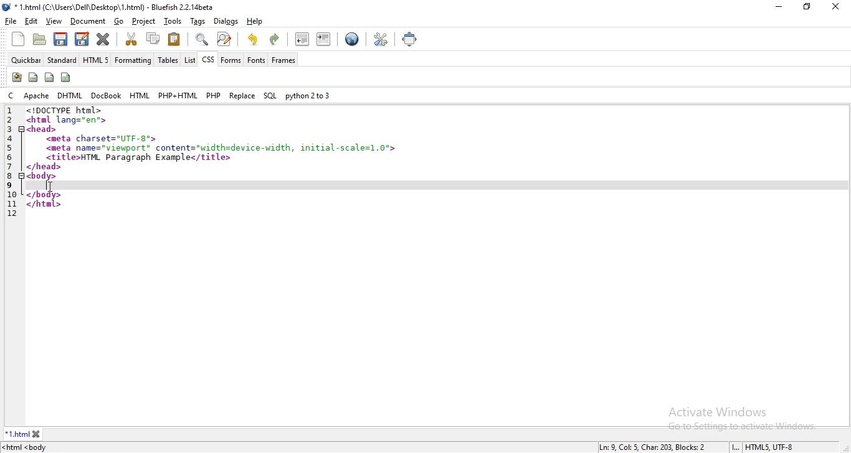  What do you see at coordinates (227, 22) in the screenshot?
I see `dialogs` at bounding box center [227, 22].